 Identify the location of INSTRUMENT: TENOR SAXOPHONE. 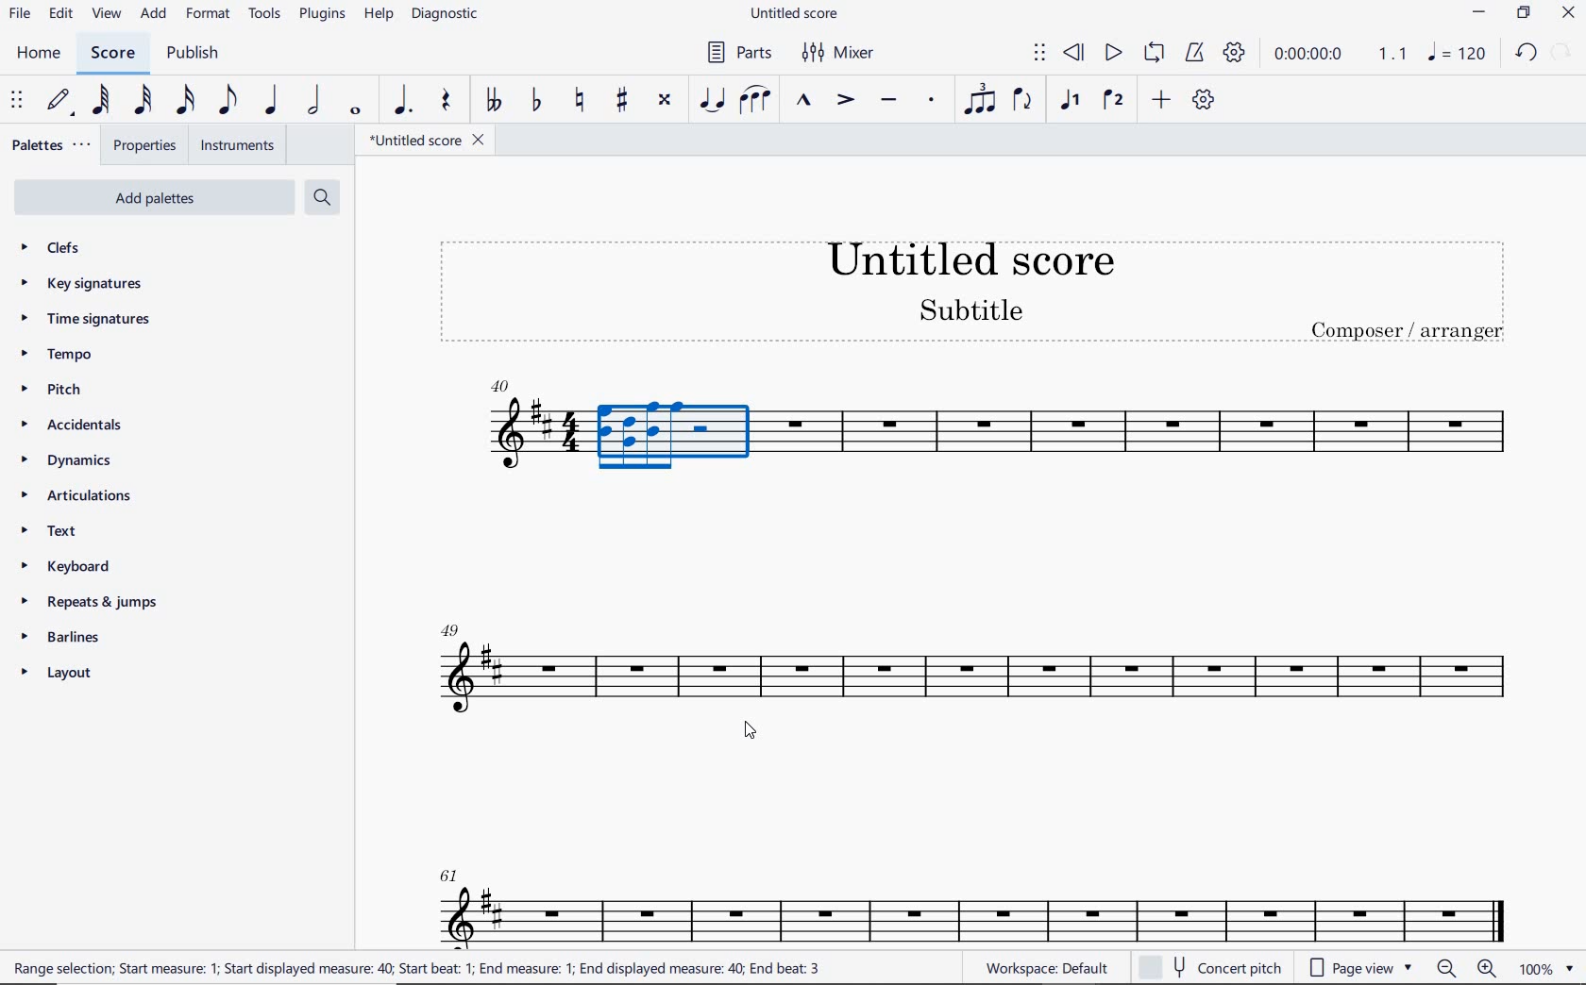
(975, 439).